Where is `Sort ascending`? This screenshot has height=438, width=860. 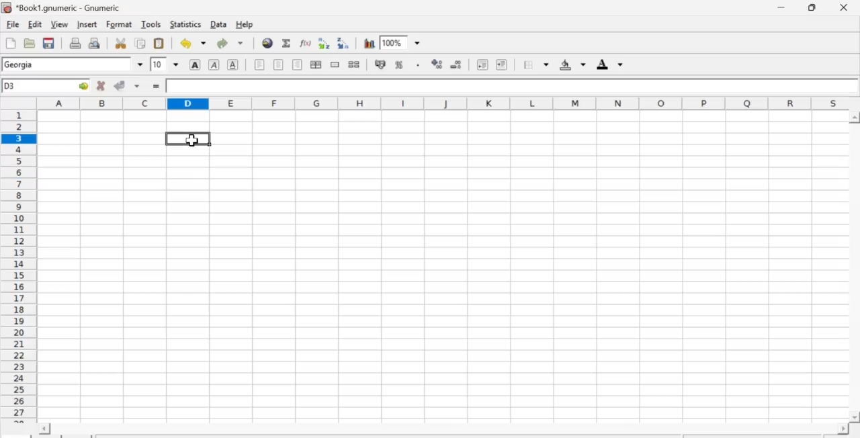 Sort ascending is located at coordinates (324, 44).